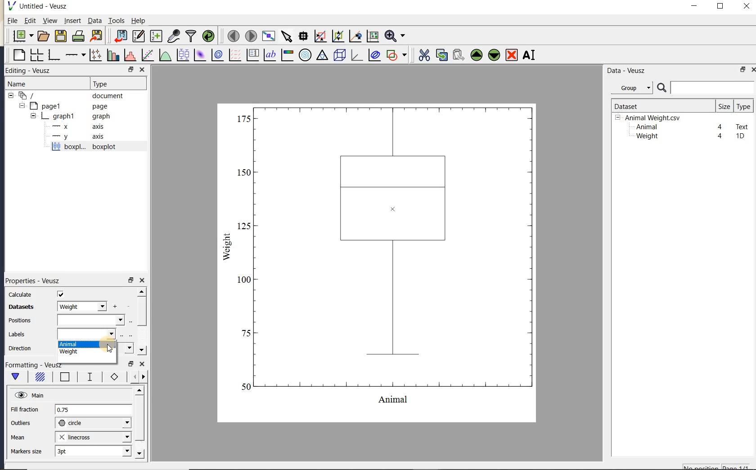  I want to click on cut the selected widget, so click(423, 55).